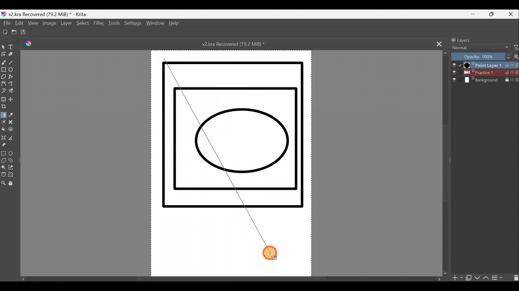 The image size is (519, 291). What do you see at coordinates (133, 25) in the screenshot?
I see `Settings` at bounding box center [133, 25].